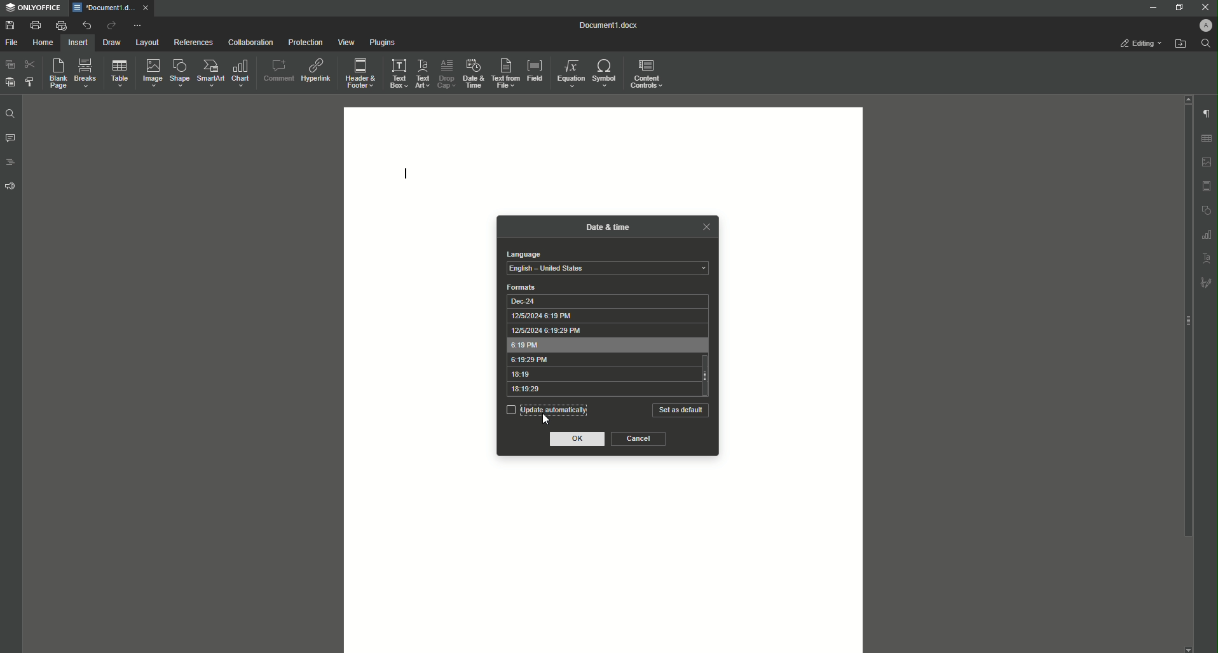 This screenshot has width=1218, height=653. Describe the element at coordinates (315, 68) in the screenshot. I see `Hyperlink` at that location.